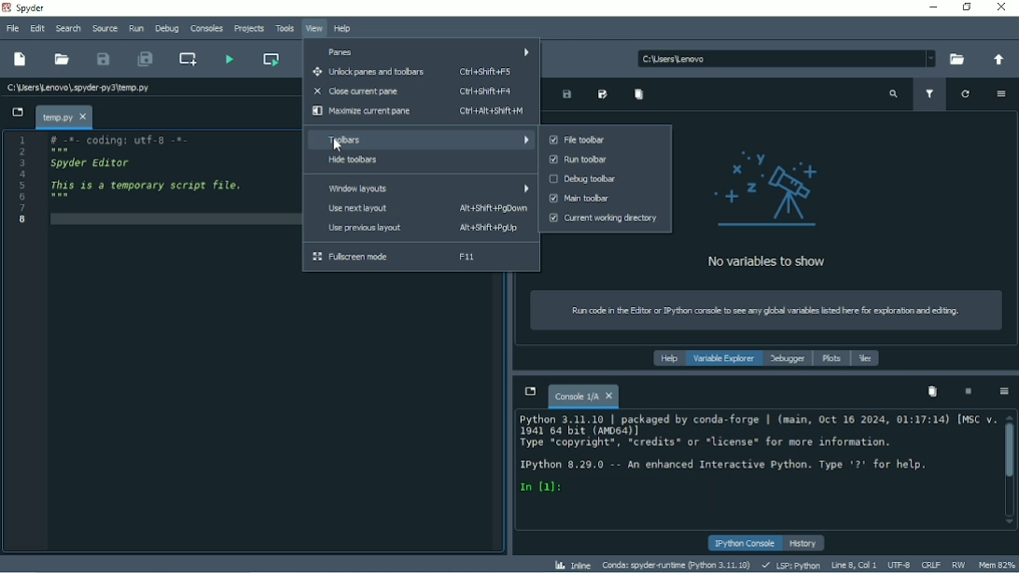 The width and height of the screenshot is (1019, 573). Describe the element at coordinates (272, 59) in the screenshot. I see `Run current cell` at that location.